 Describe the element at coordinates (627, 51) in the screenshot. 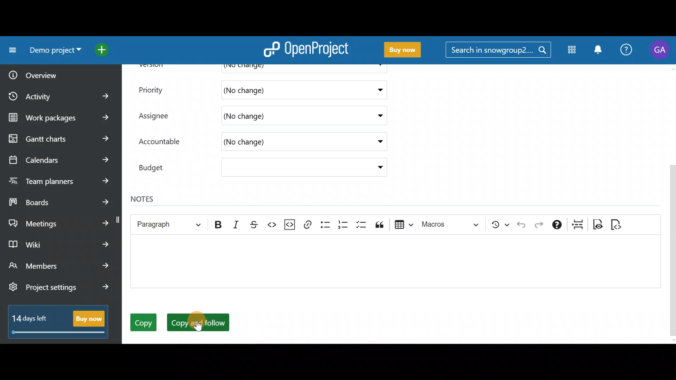

I see `Help` at that location.